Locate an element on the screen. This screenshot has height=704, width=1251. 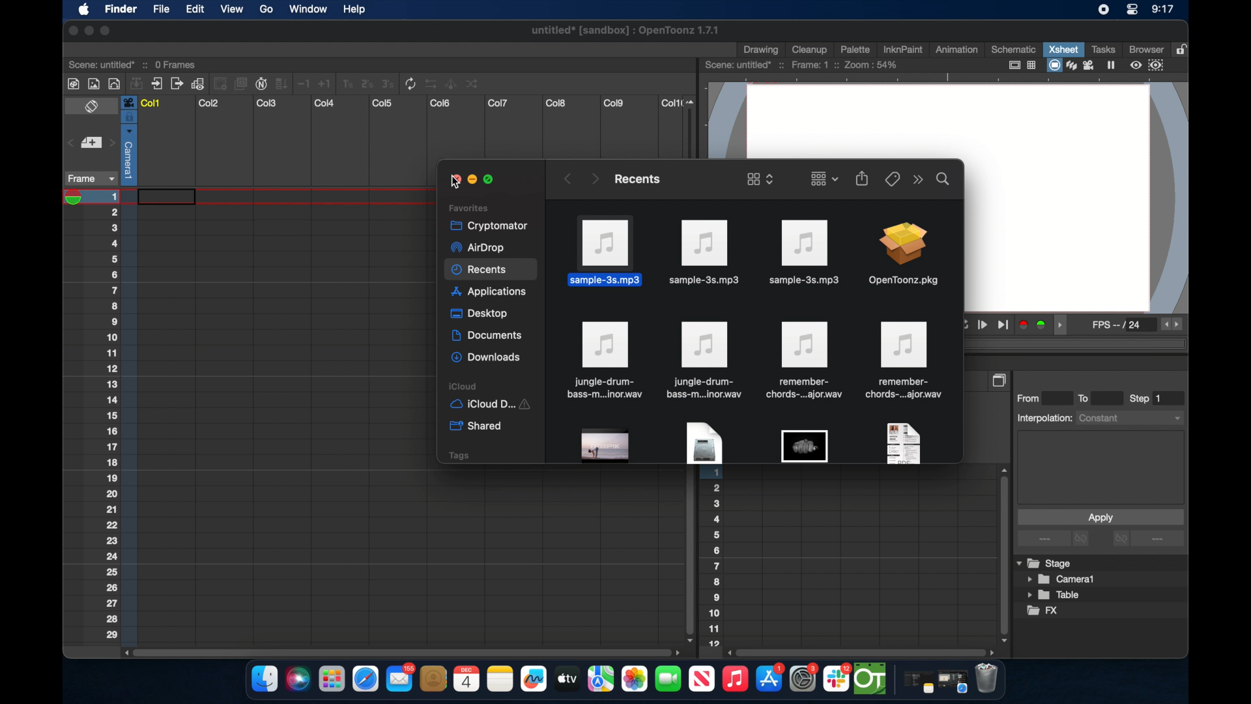
mail is located at coordinates (400, 677).